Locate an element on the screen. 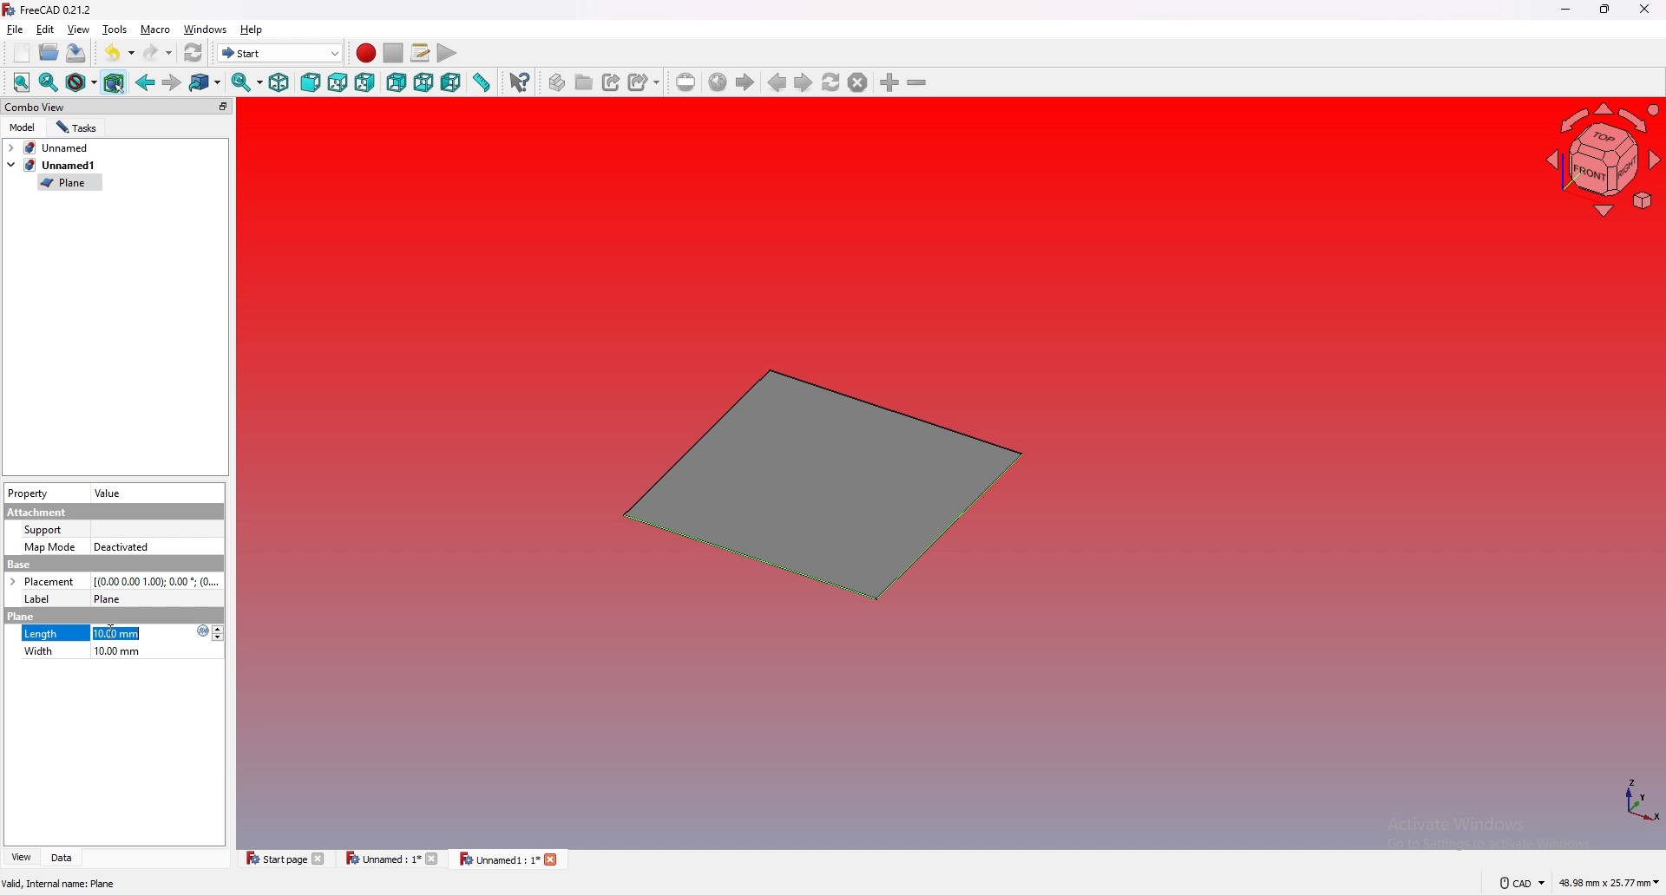  go to website is located at coordinates (718, 83).